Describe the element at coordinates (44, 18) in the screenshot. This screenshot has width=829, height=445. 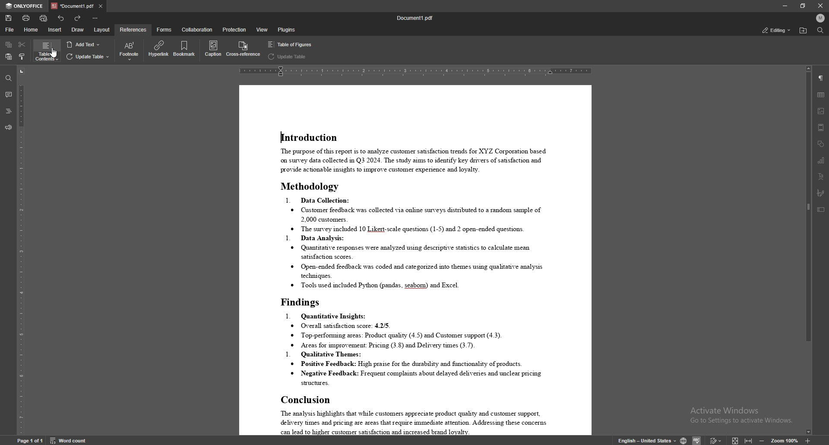
I see `quick print` at that location.